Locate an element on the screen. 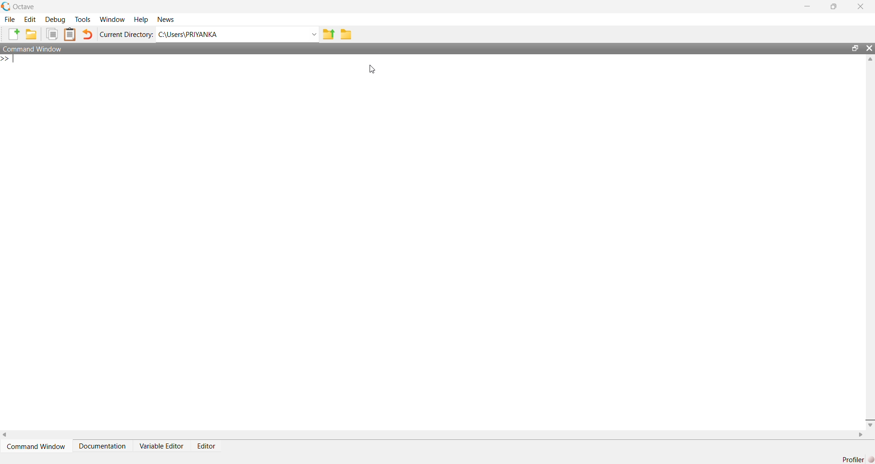 This screenshot has height=464, width=875. minimize is located at coordinates (807, 6).